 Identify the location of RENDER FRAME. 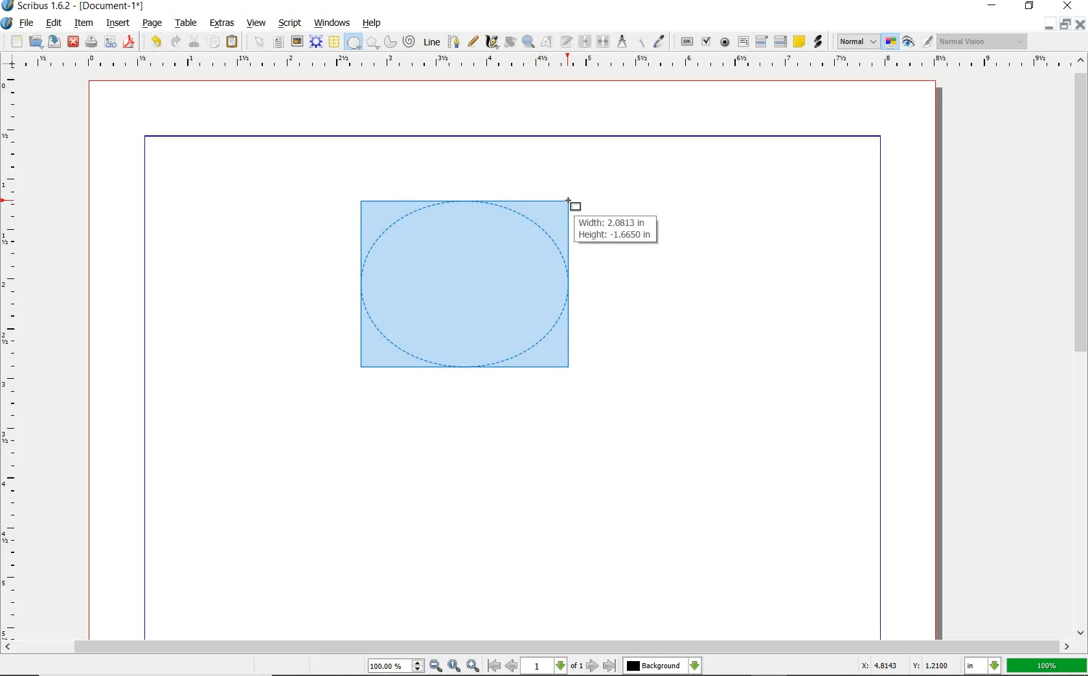
(315, 41).